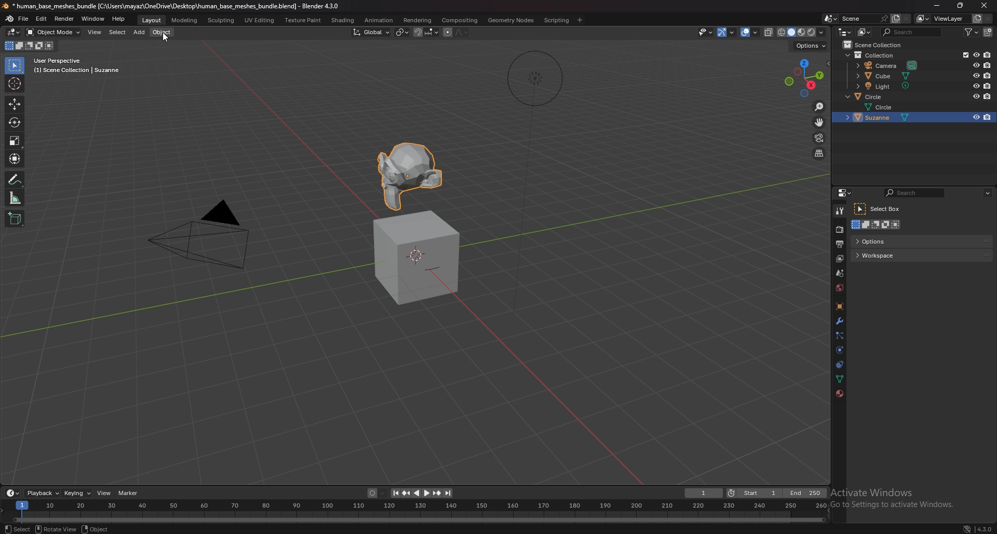 This screenshot has height=534, width=997. Describe the element at coordinates (13, 493) in the screenshot. I see `editor type` at that location.